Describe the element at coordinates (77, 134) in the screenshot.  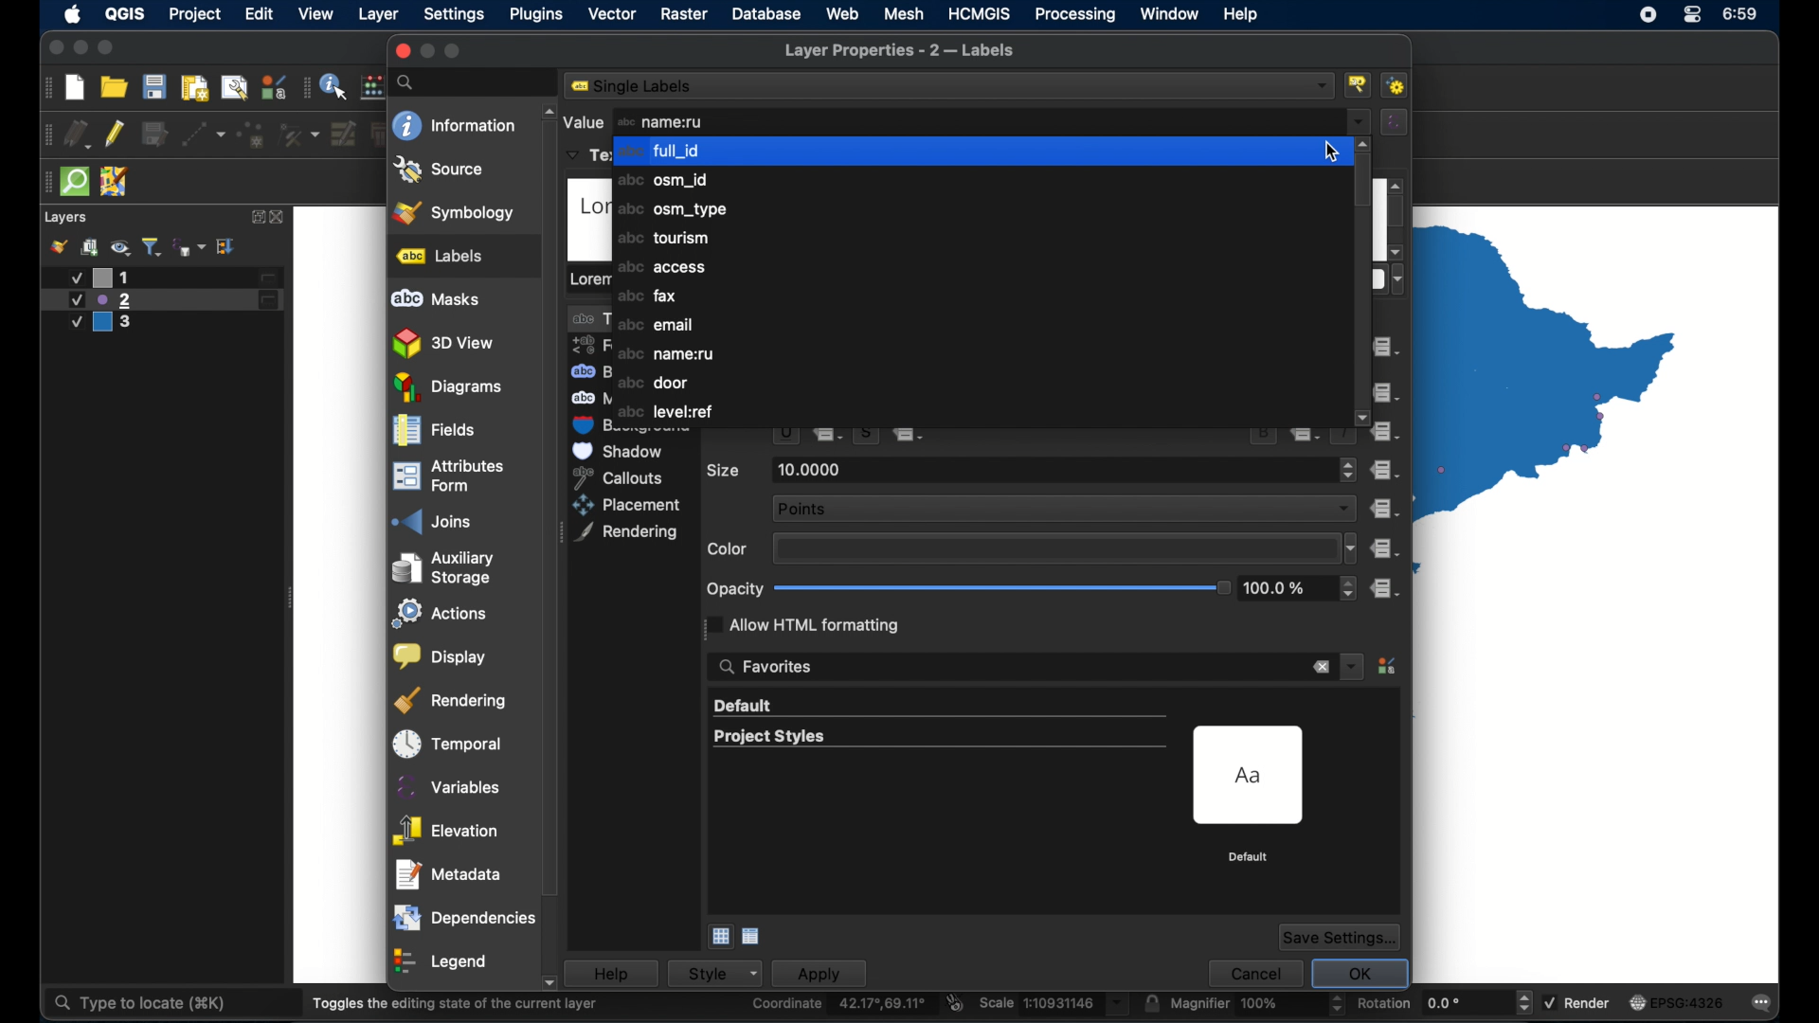
I see `current edits` at that location.